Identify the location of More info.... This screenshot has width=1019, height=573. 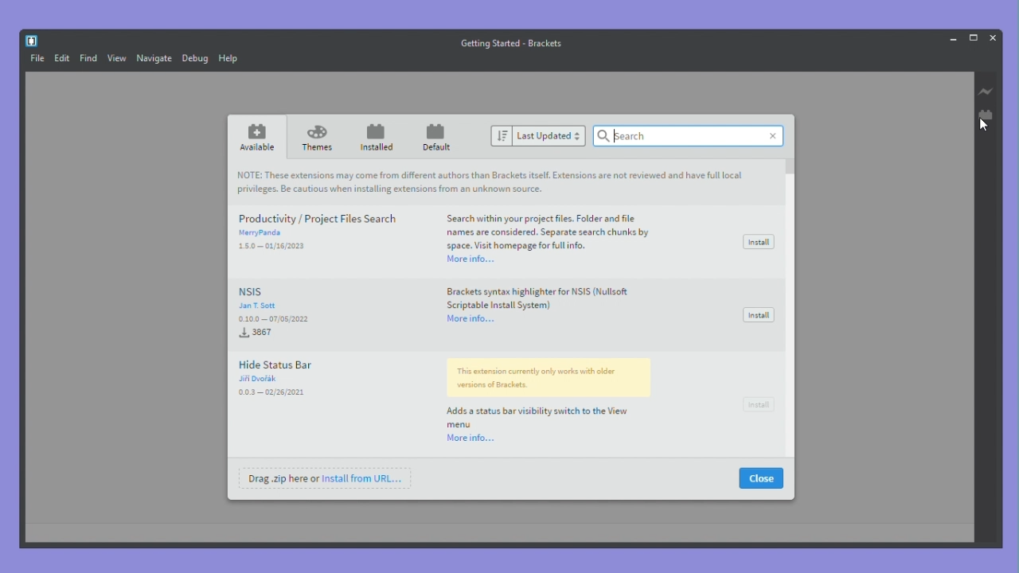
(470, 439).